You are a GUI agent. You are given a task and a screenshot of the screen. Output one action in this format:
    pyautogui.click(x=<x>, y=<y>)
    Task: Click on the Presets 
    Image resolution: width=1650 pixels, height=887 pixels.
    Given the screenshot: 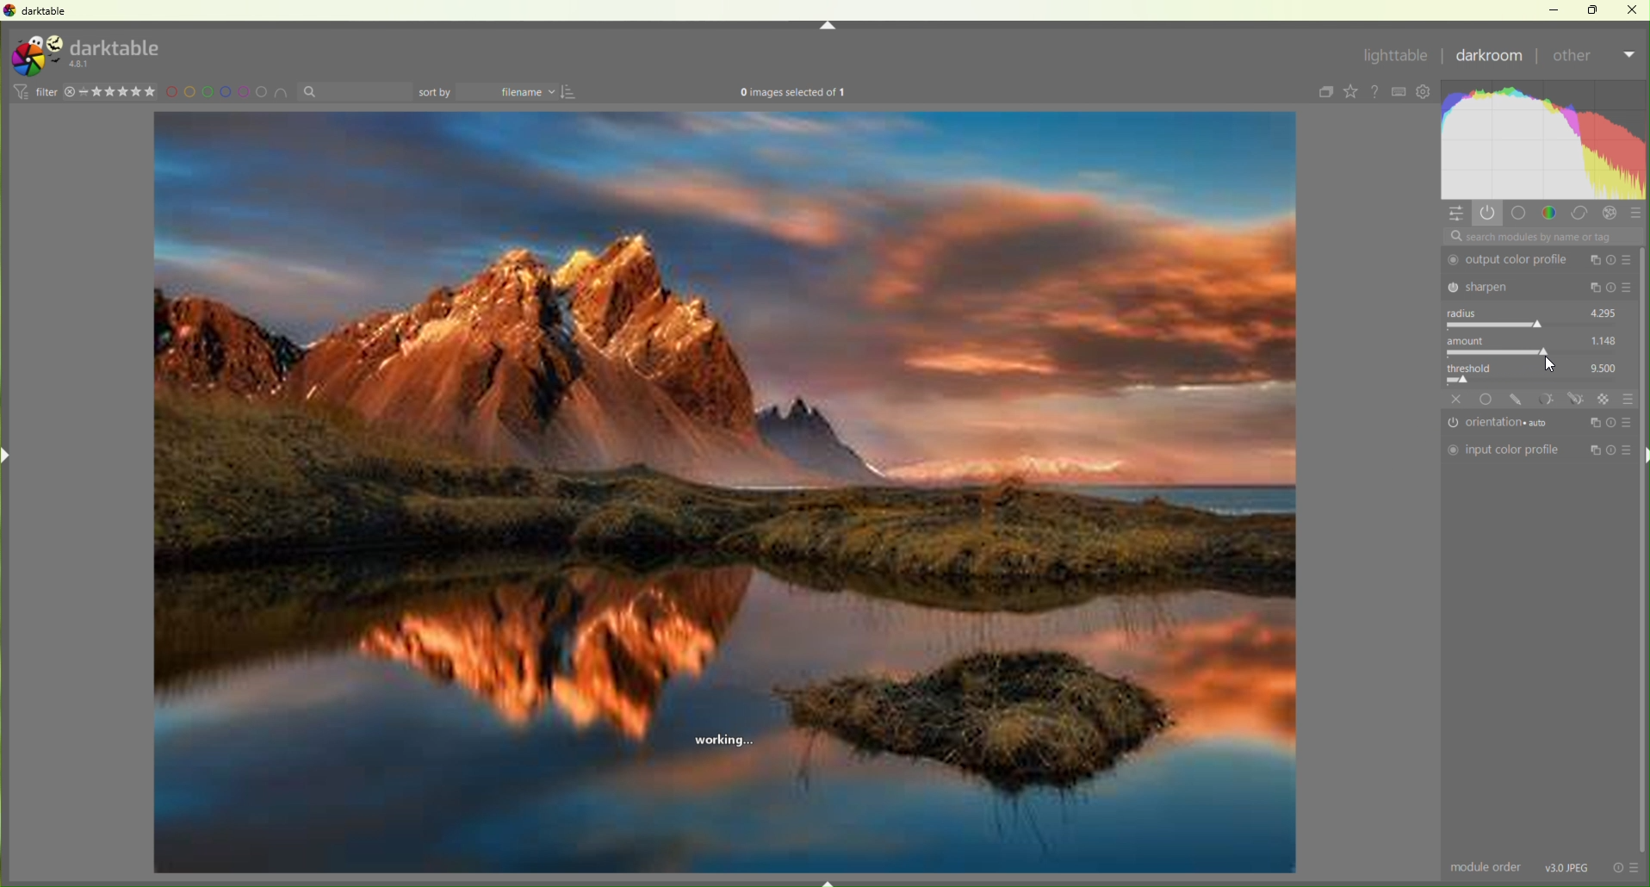 What is the action you would take?
    pyautogui.click(x=1628, y=398)
    